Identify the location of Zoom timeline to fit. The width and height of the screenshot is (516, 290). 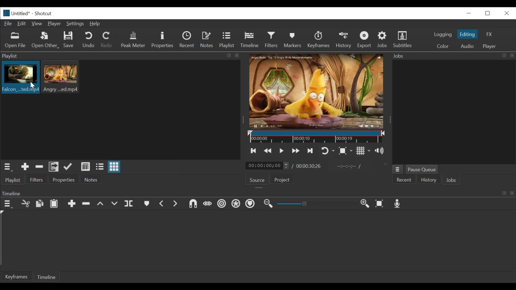
(381, 204).